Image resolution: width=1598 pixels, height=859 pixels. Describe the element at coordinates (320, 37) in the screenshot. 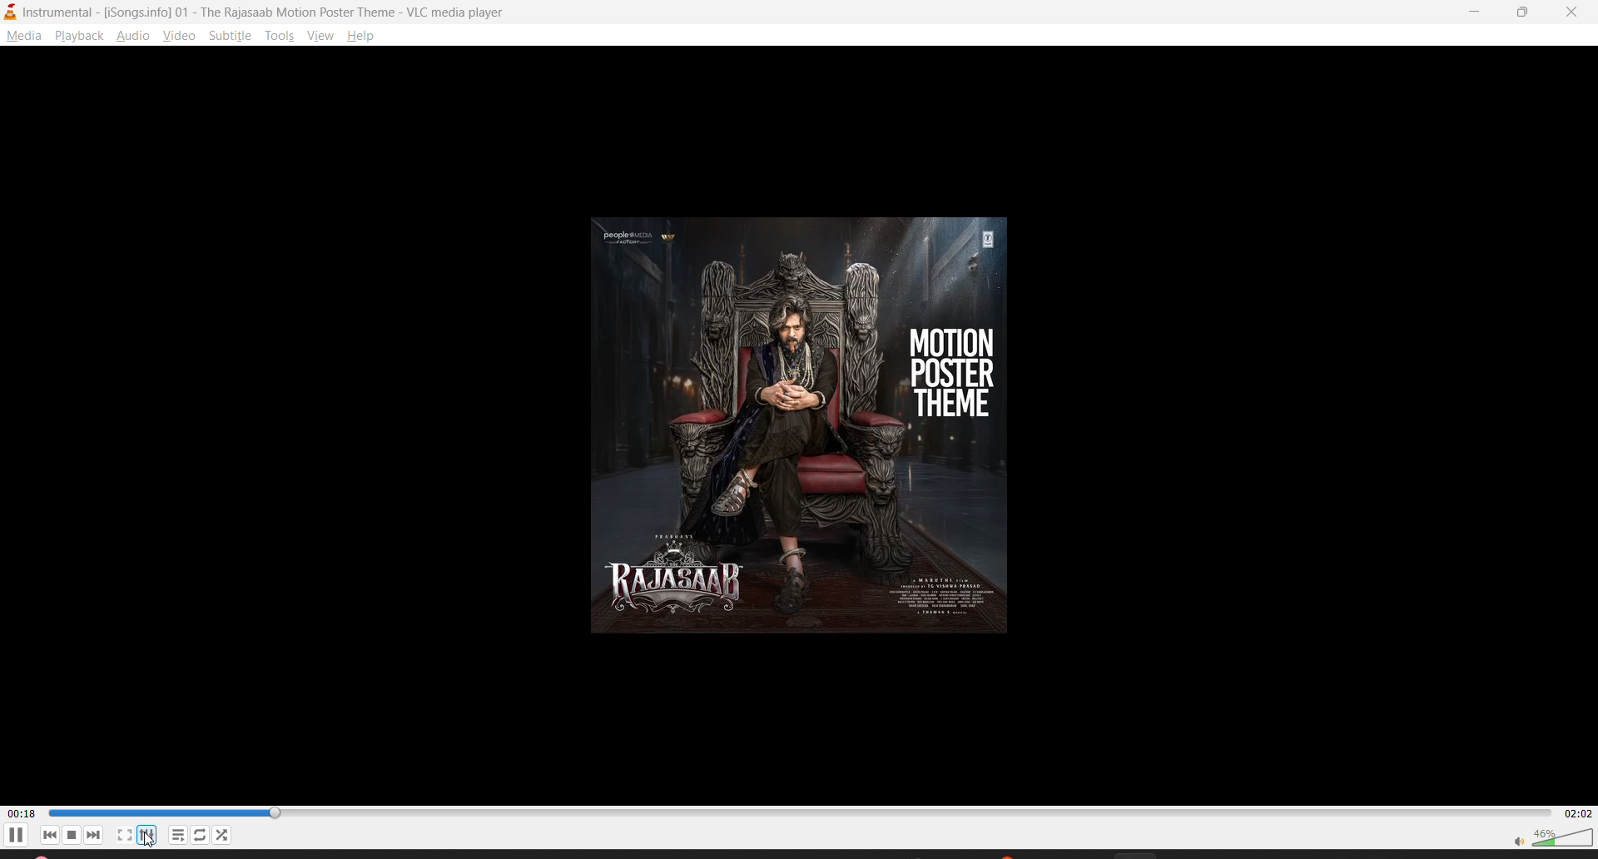

I see `view` at that location.